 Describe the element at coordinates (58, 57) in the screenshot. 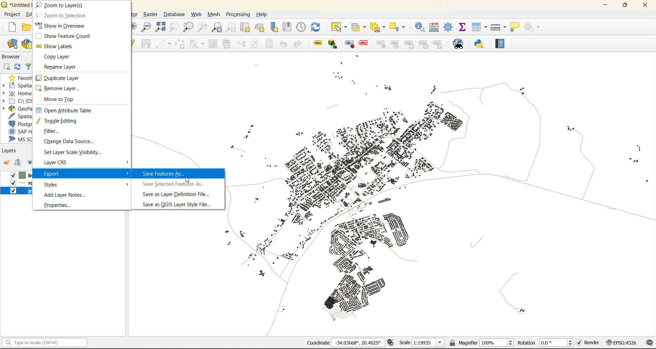

I see `copy layer` at that location.